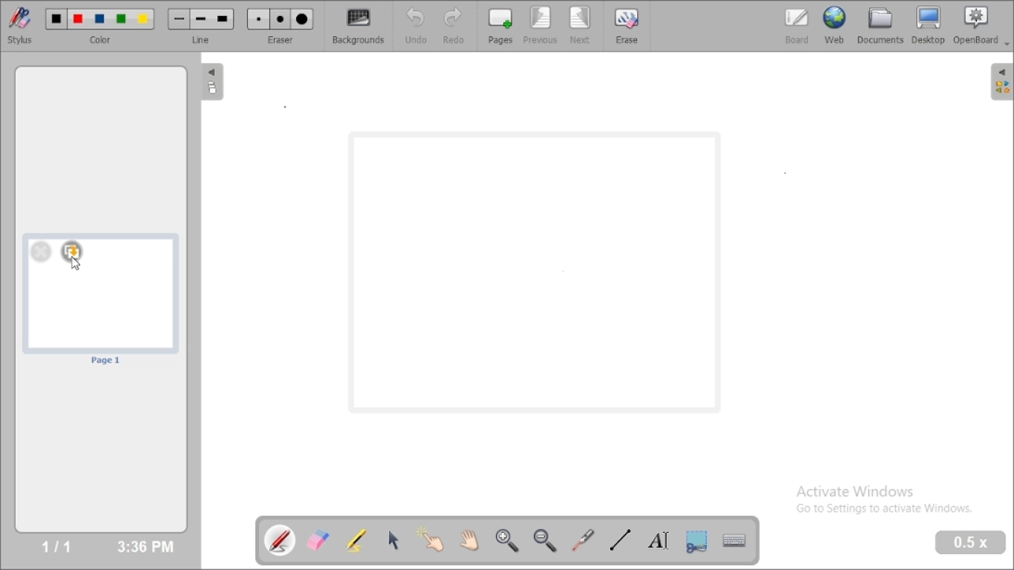 This screenshot has width=1014, height=570. What do you see at coordinates (540, 25) in the screenshot?
I see `previous` at bounding box center [540, 25].